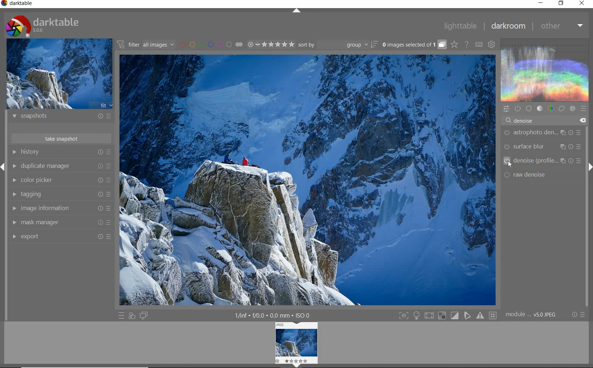 This screenshot has height=368, width=593. I want to click on quick access for applying any of your styles, so click(132, 317).